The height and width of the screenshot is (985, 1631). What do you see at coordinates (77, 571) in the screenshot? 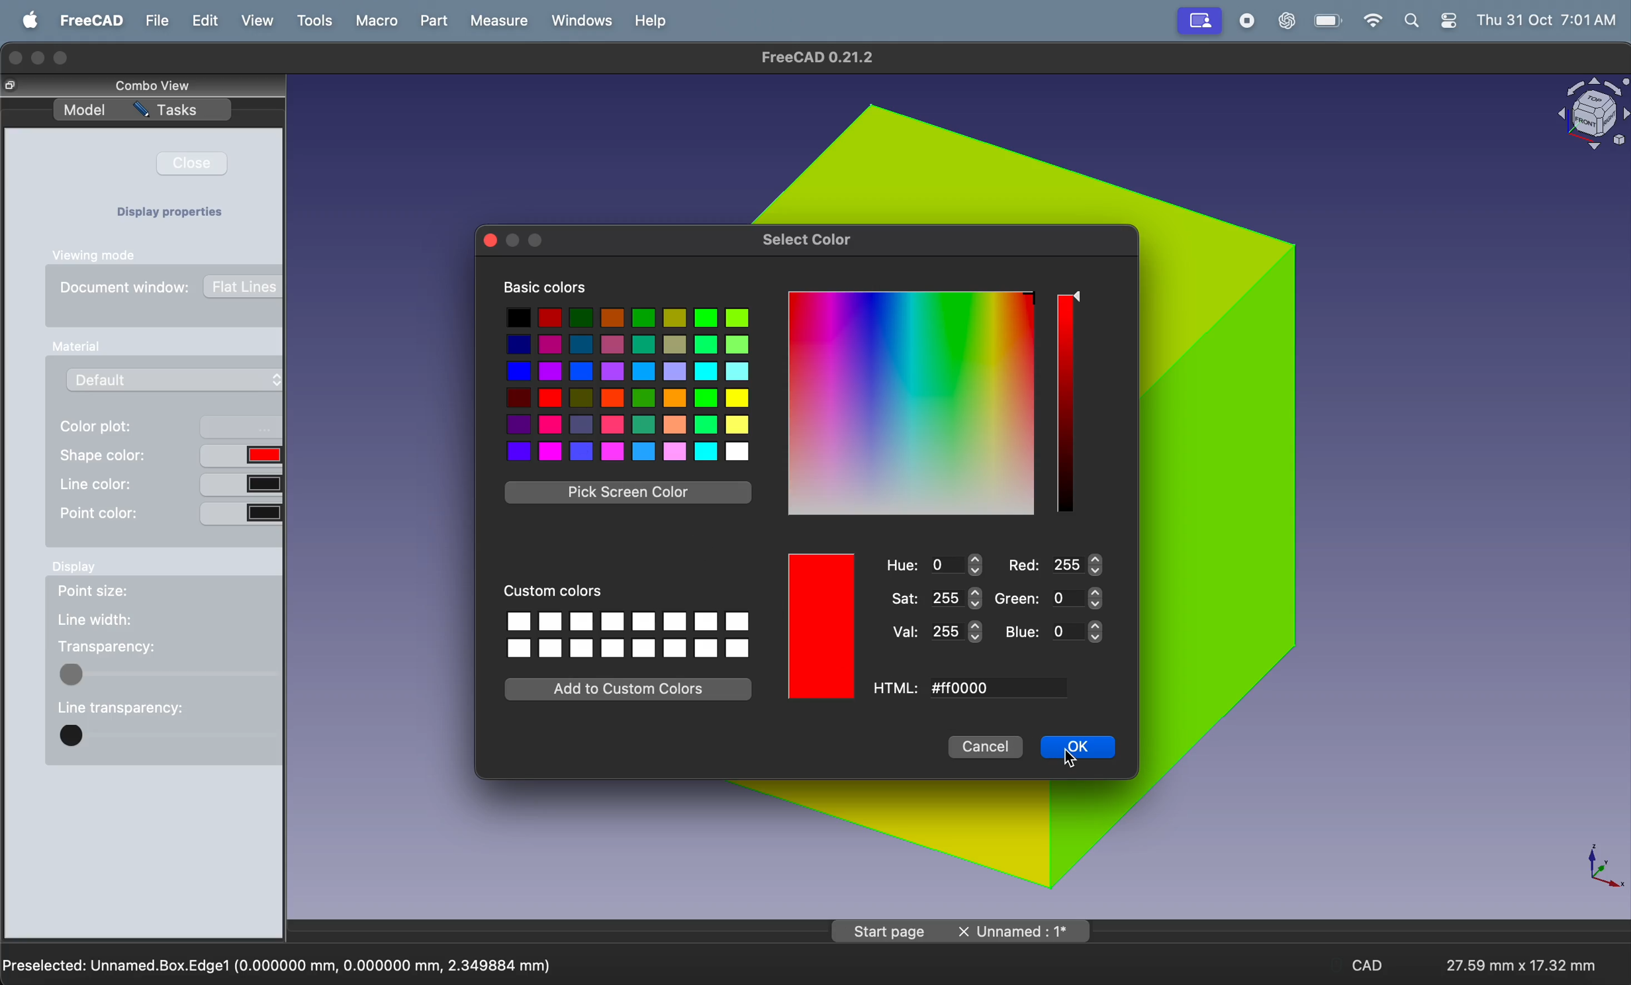
I see `display` at bounding box center [77, 571].